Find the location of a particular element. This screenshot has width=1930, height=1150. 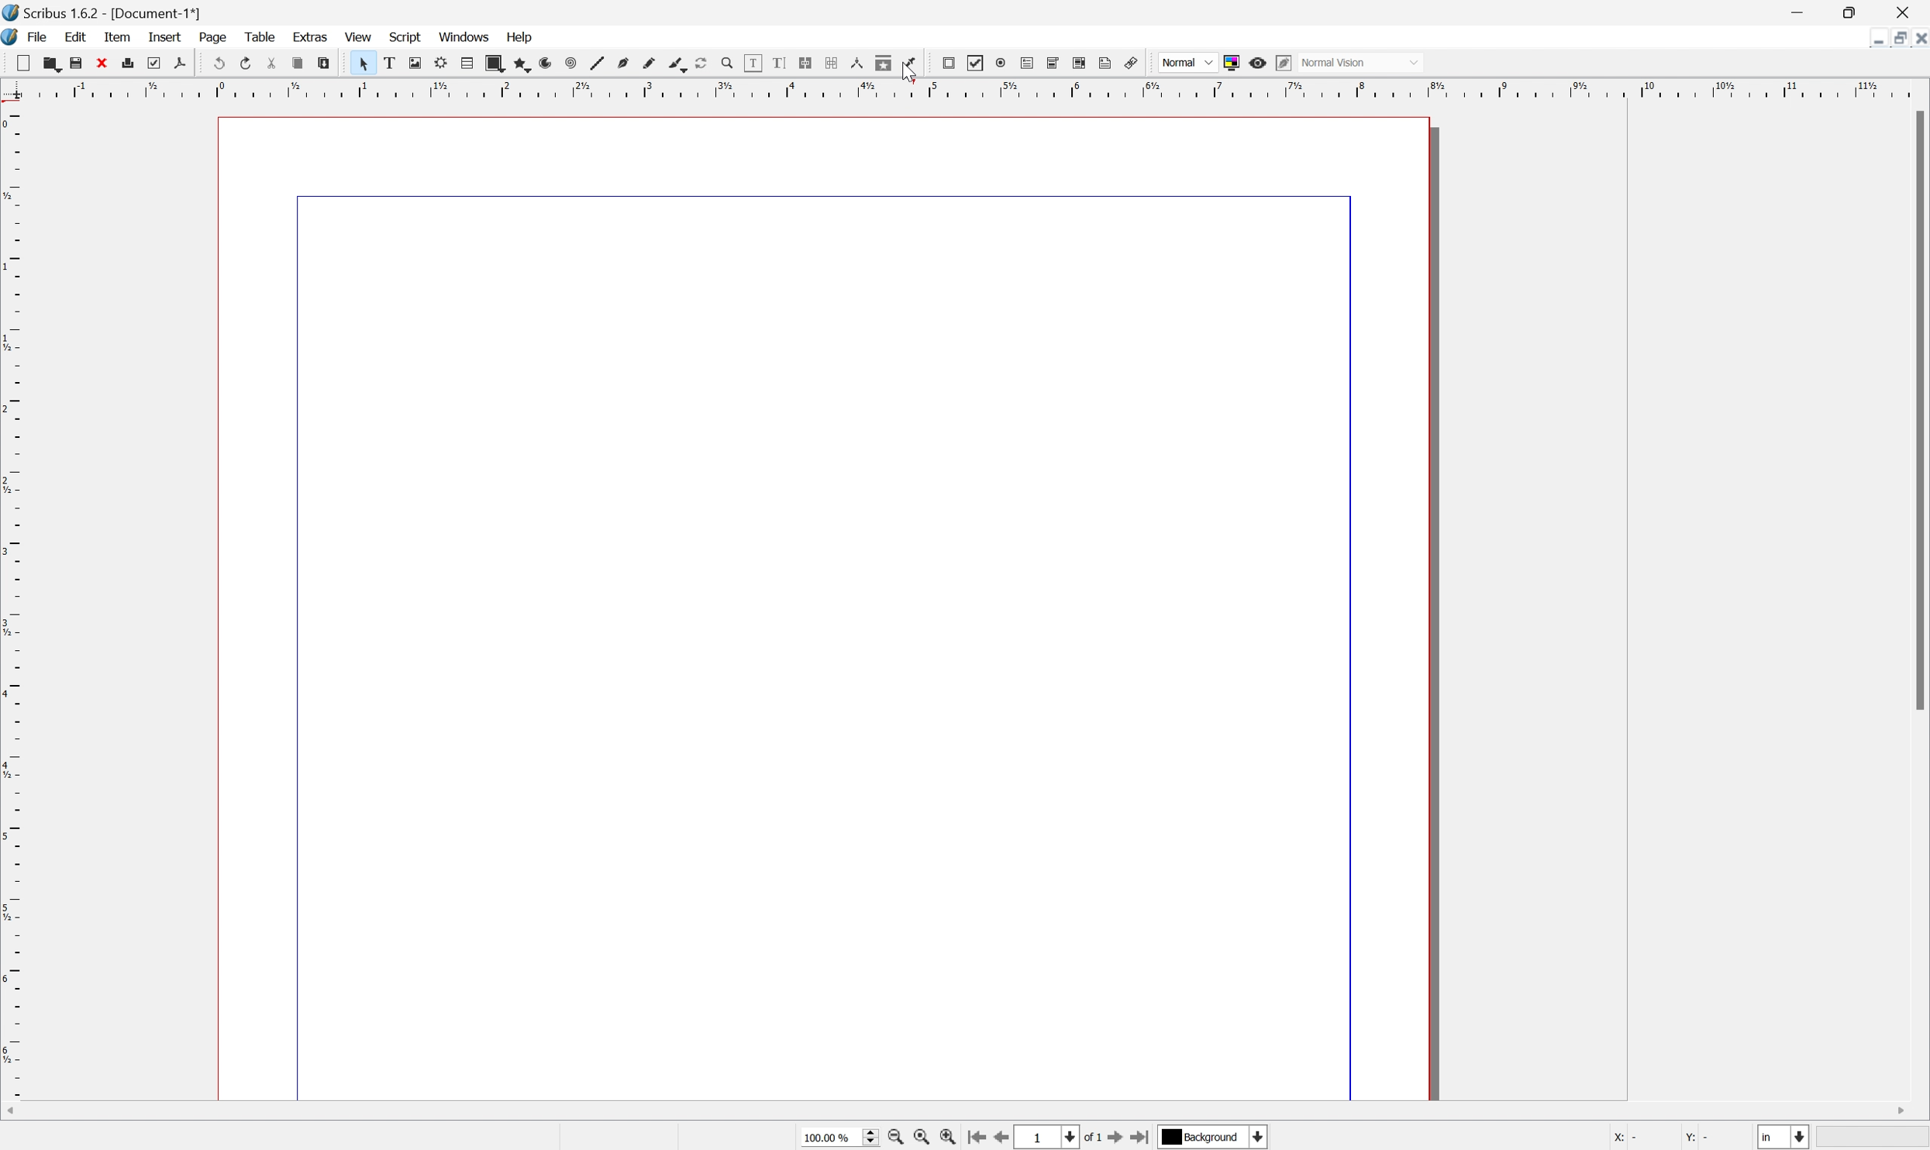

Rotate item is located at coordinates (700, 62).